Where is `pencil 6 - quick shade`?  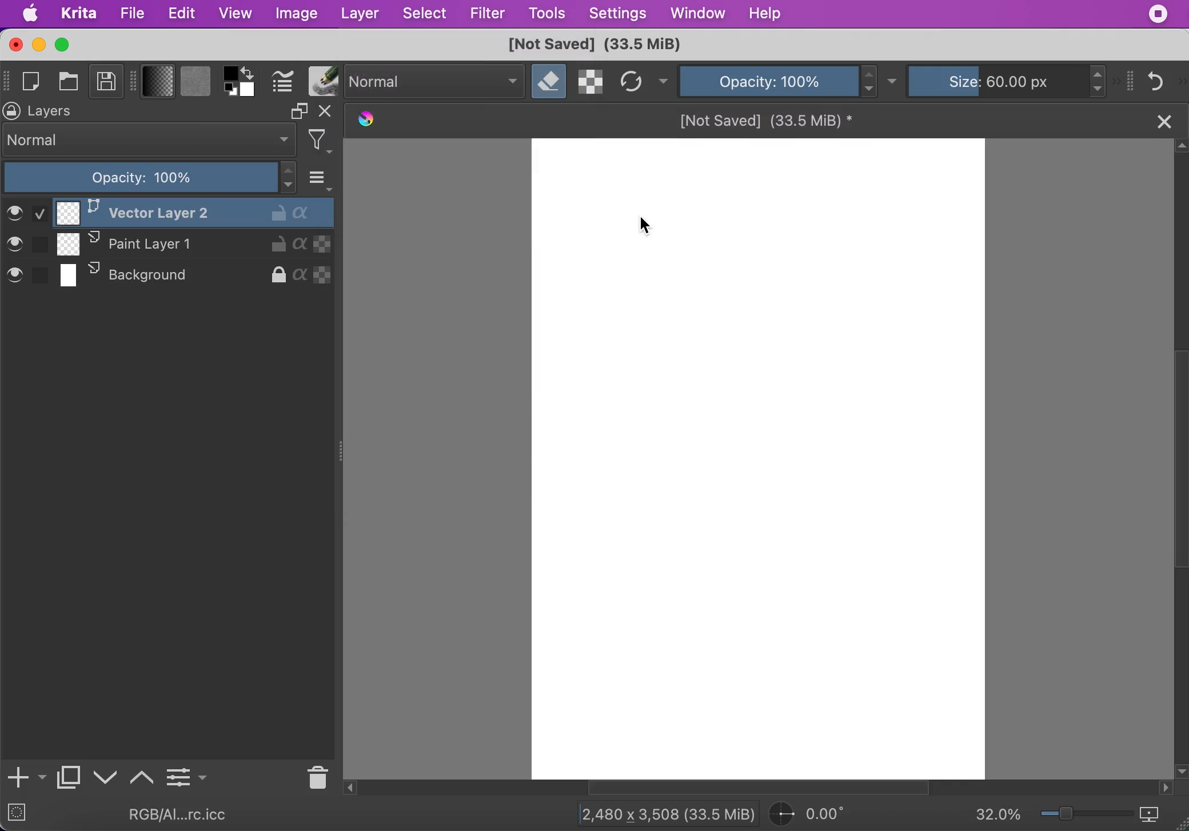
pencil 6 - quick shade is located at coordinates (77, 815).